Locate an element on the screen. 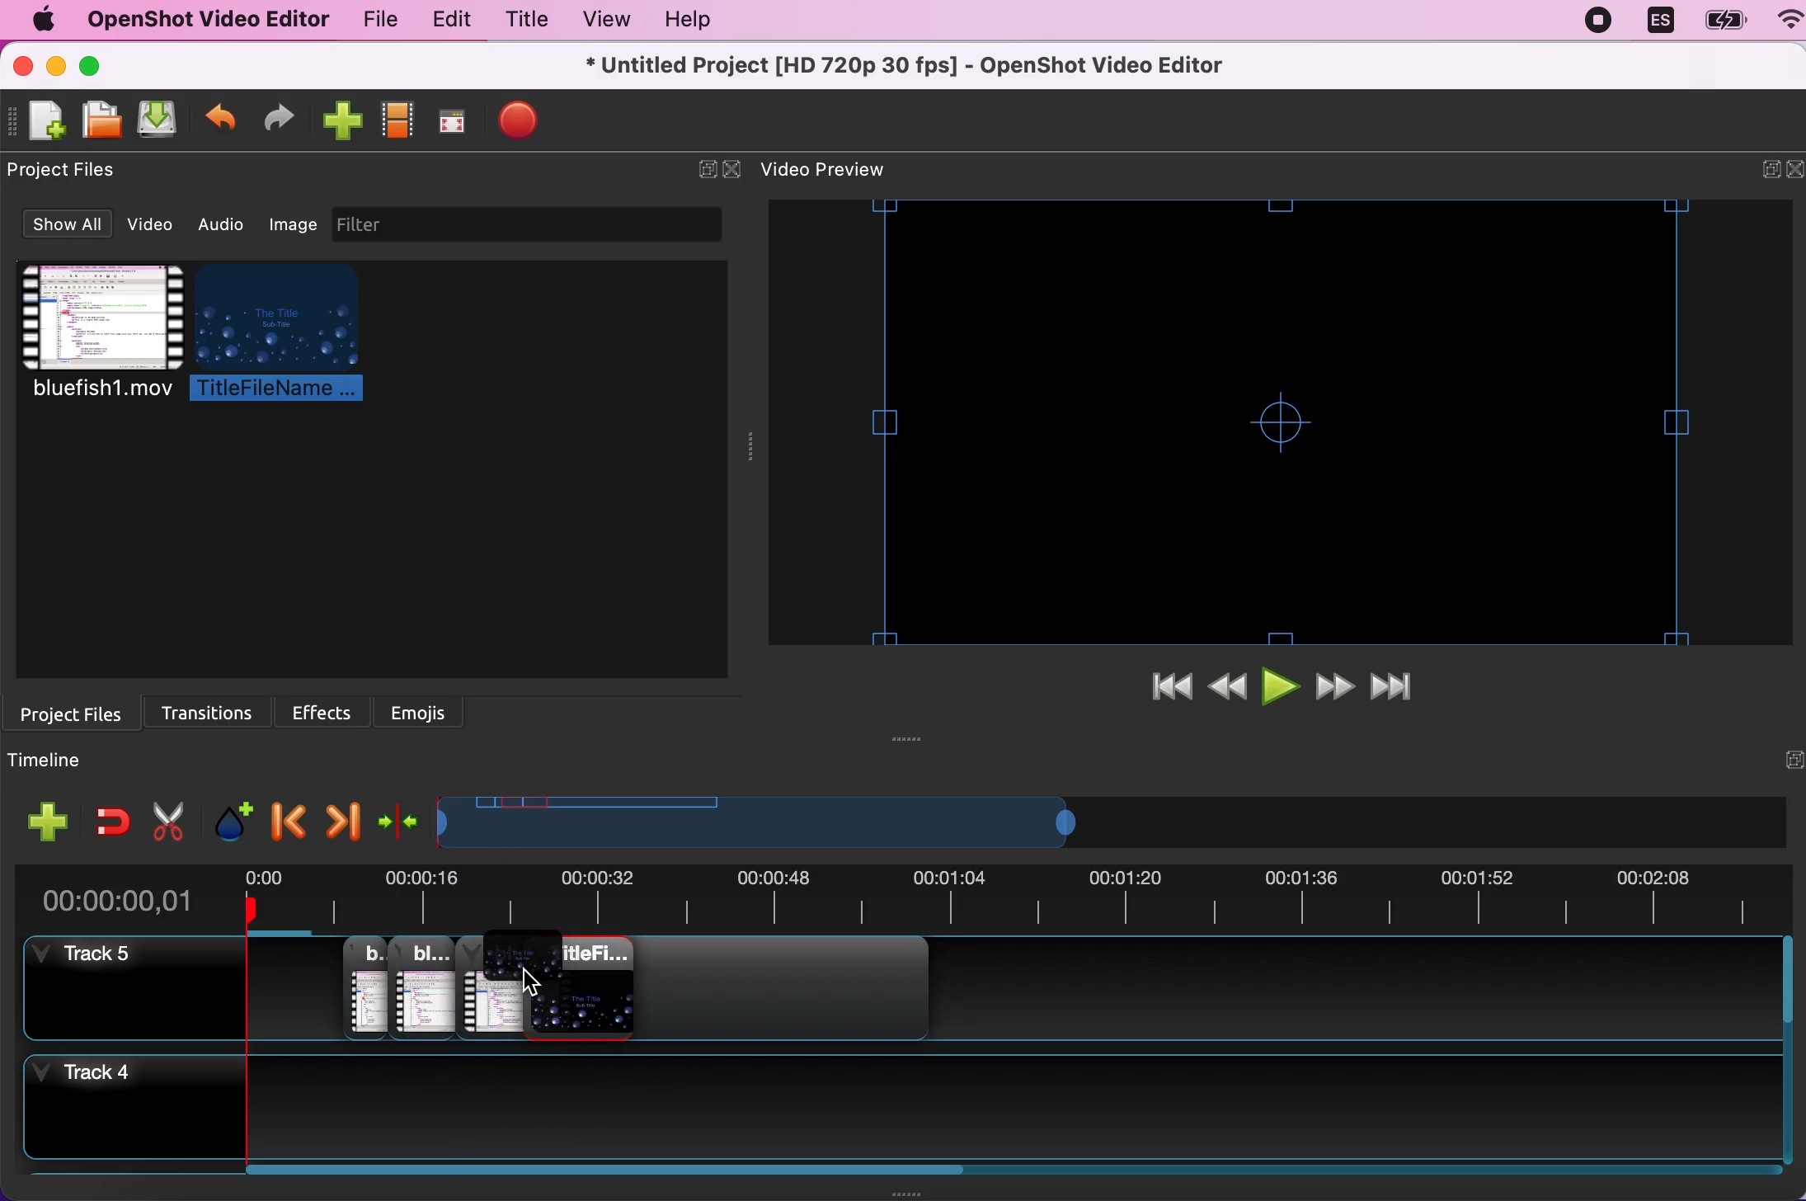 This screenshot has height=1201, width=1806. import file is located at coordinates (339, 122).